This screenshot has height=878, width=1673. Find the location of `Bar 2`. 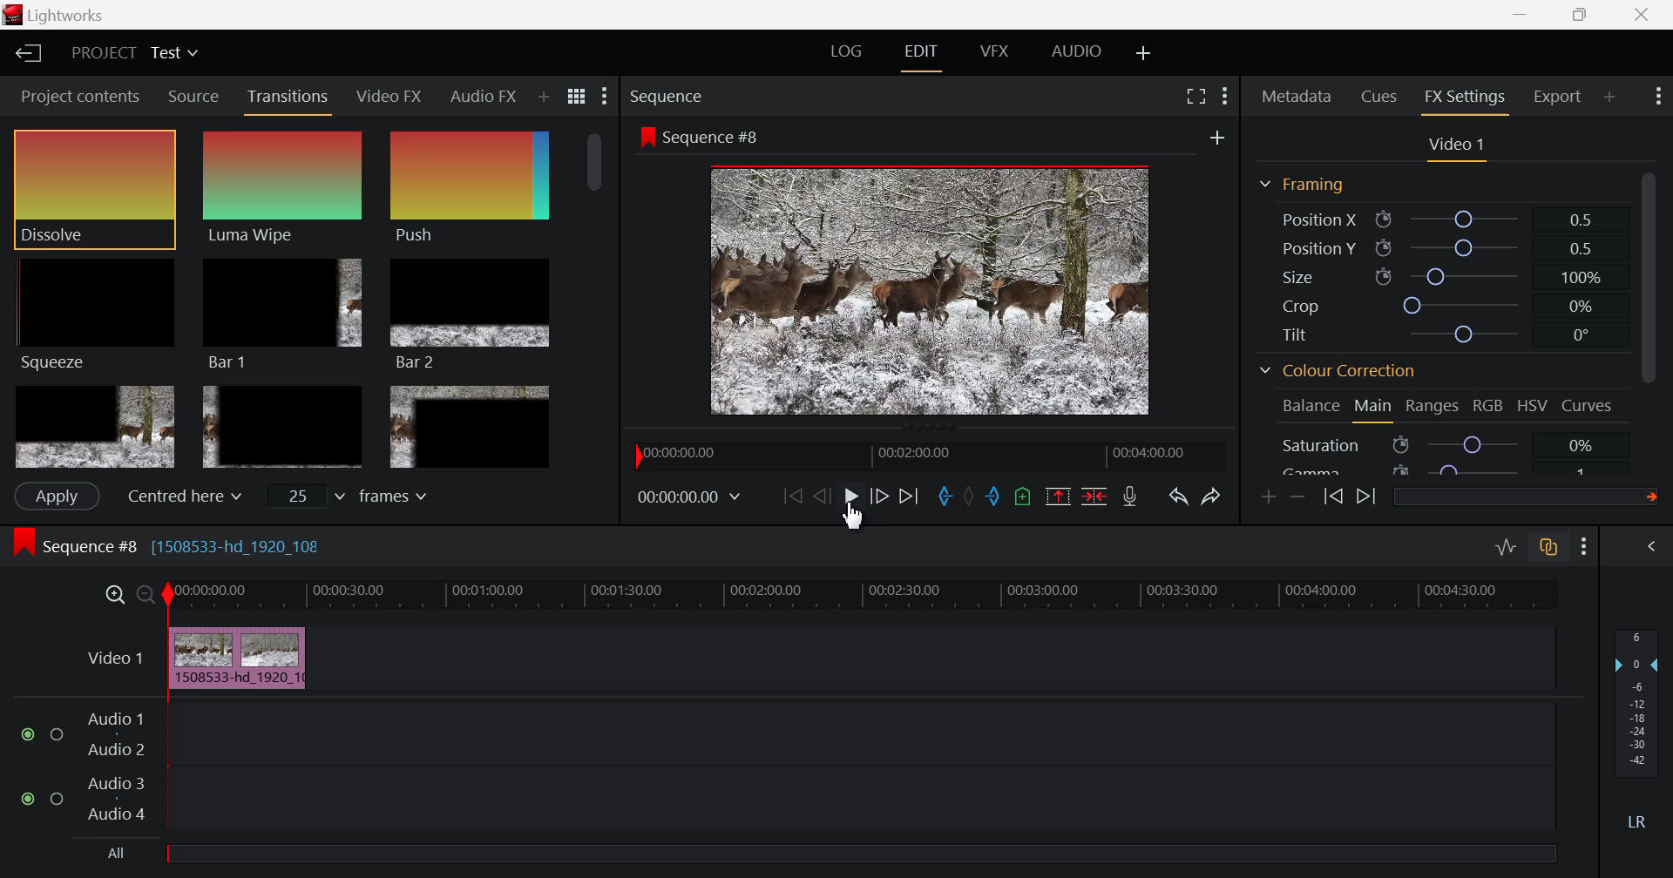

Bar 2 is located at coordinates (471, 314).